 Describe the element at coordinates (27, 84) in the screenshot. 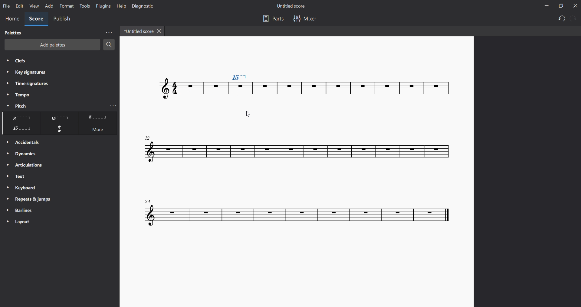

I see `time signatures` at that location.